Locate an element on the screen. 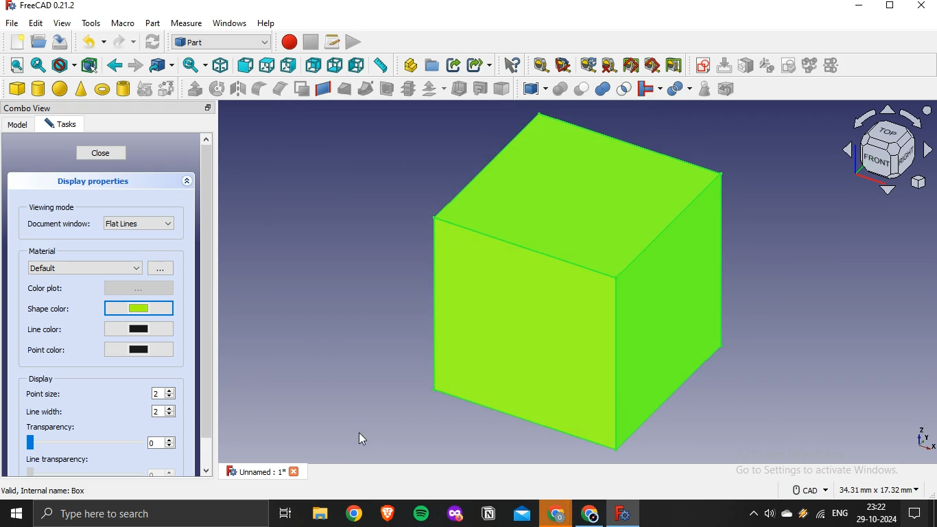  wifi is located at coordinates (820, 516).